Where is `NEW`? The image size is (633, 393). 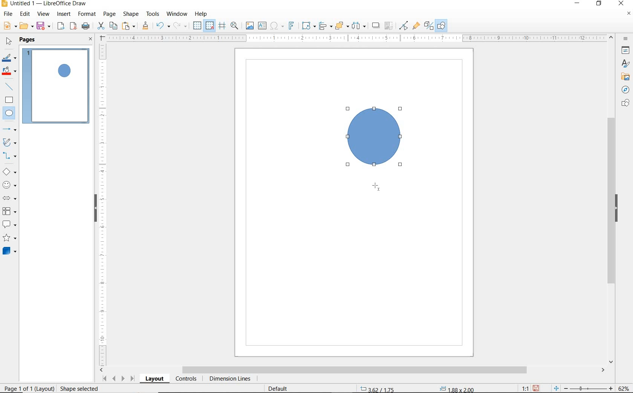 NEW is located at coordinates (9, 26).